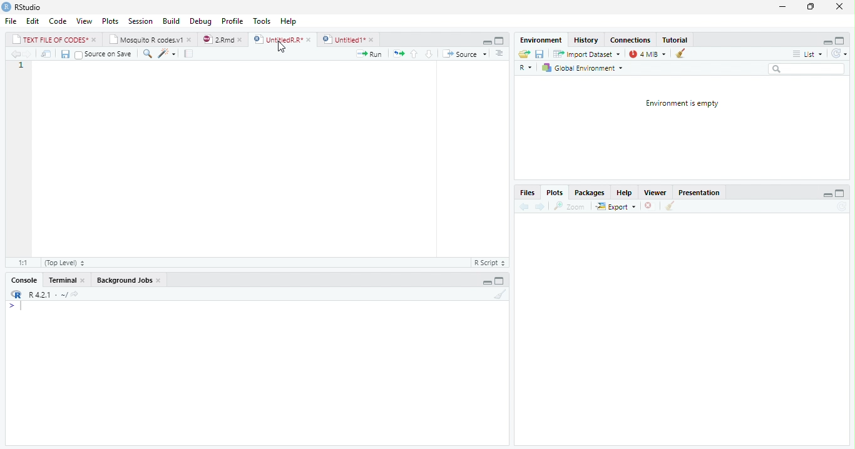 The height and width of the screenshot is (449, 855). I want to click on refresh, so click(843, 54).